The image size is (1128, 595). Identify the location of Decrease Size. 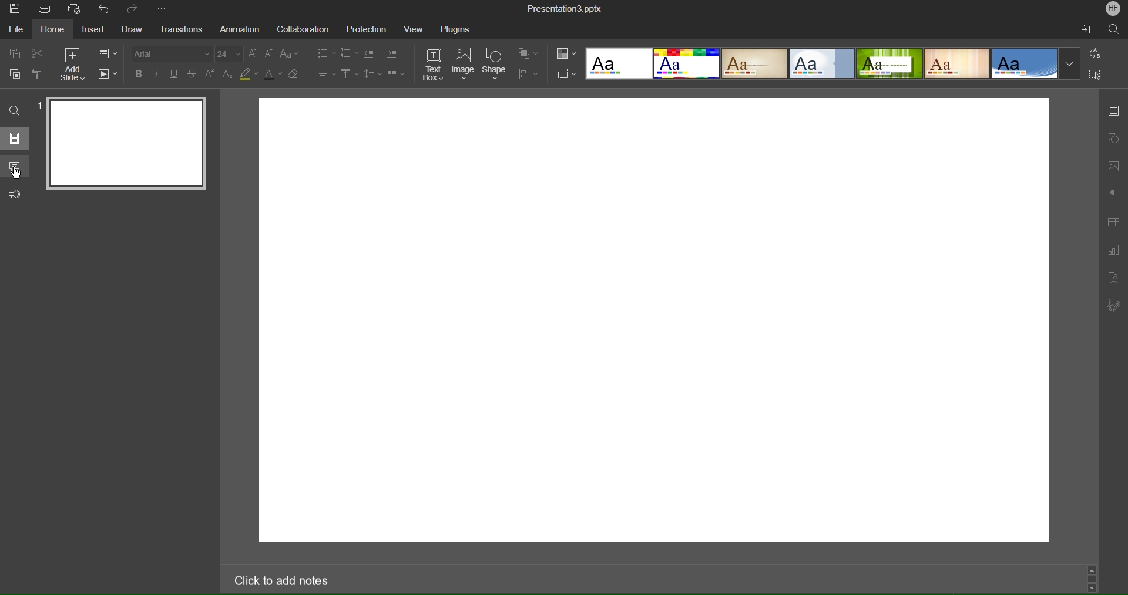
(270, 56).